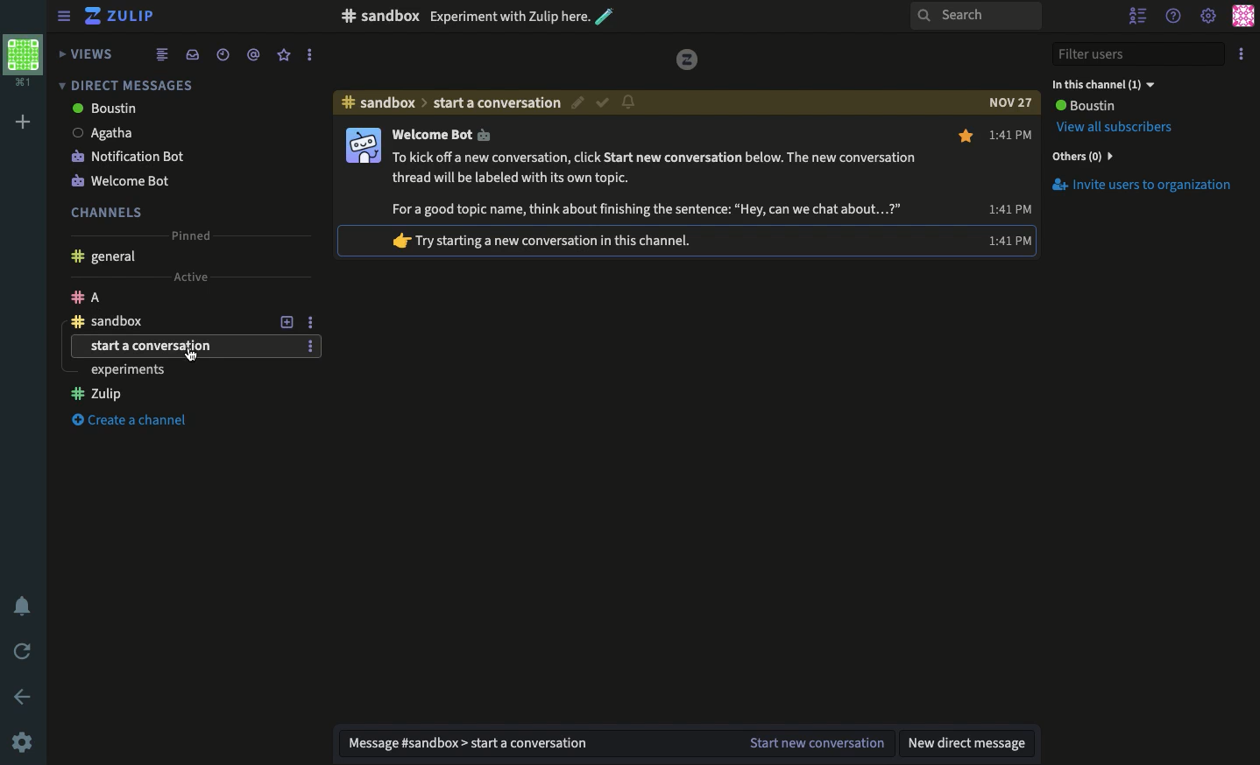 This screenshot has width=1260, height=765. Describe the element at coordinates (379, 16) in the screenshot. I see `# sandbox` at that location.